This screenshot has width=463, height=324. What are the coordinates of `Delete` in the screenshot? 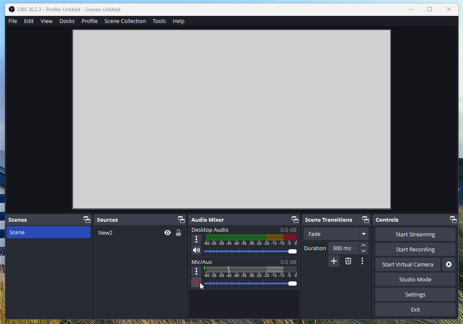 It's located at (349, 261).